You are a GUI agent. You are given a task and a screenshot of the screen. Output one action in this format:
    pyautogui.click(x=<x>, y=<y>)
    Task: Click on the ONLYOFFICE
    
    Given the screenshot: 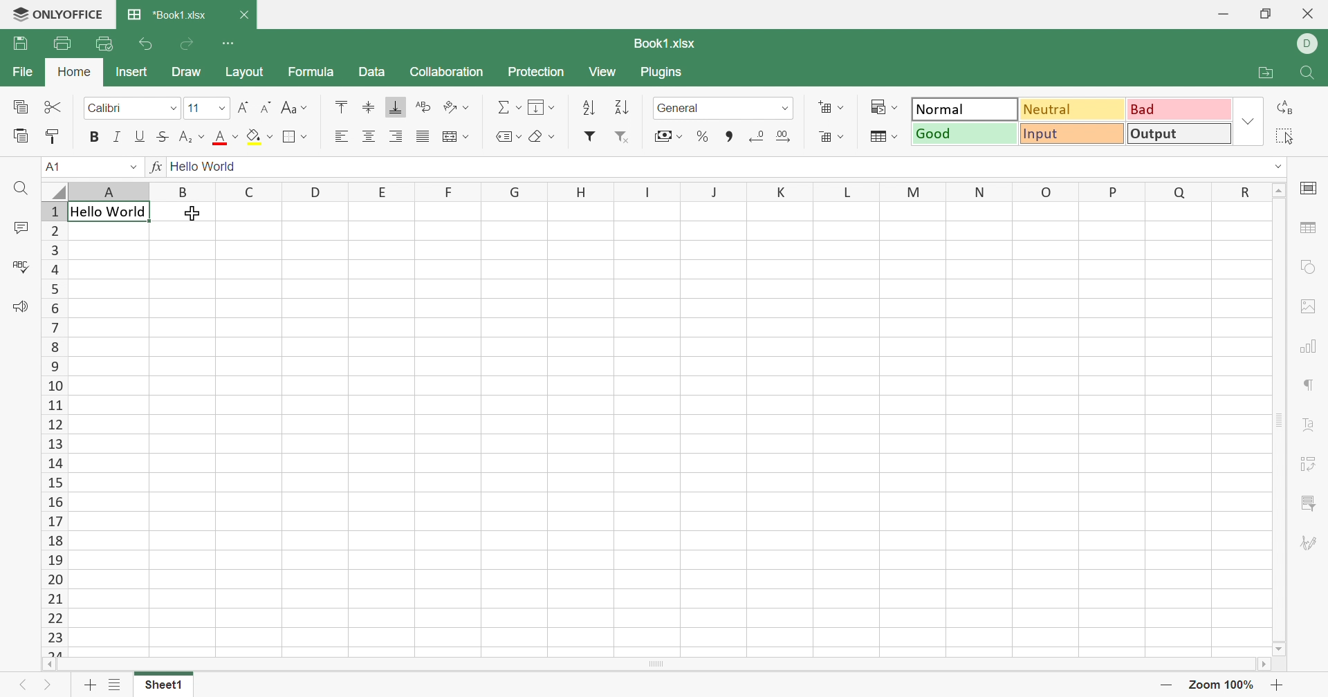 What is the action you would take?
    pyautogui.click(x=57, y=13)
    